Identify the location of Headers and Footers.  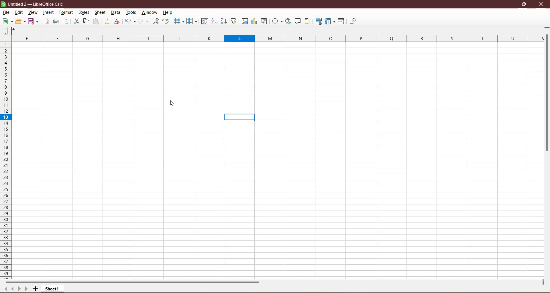
(308, 21).